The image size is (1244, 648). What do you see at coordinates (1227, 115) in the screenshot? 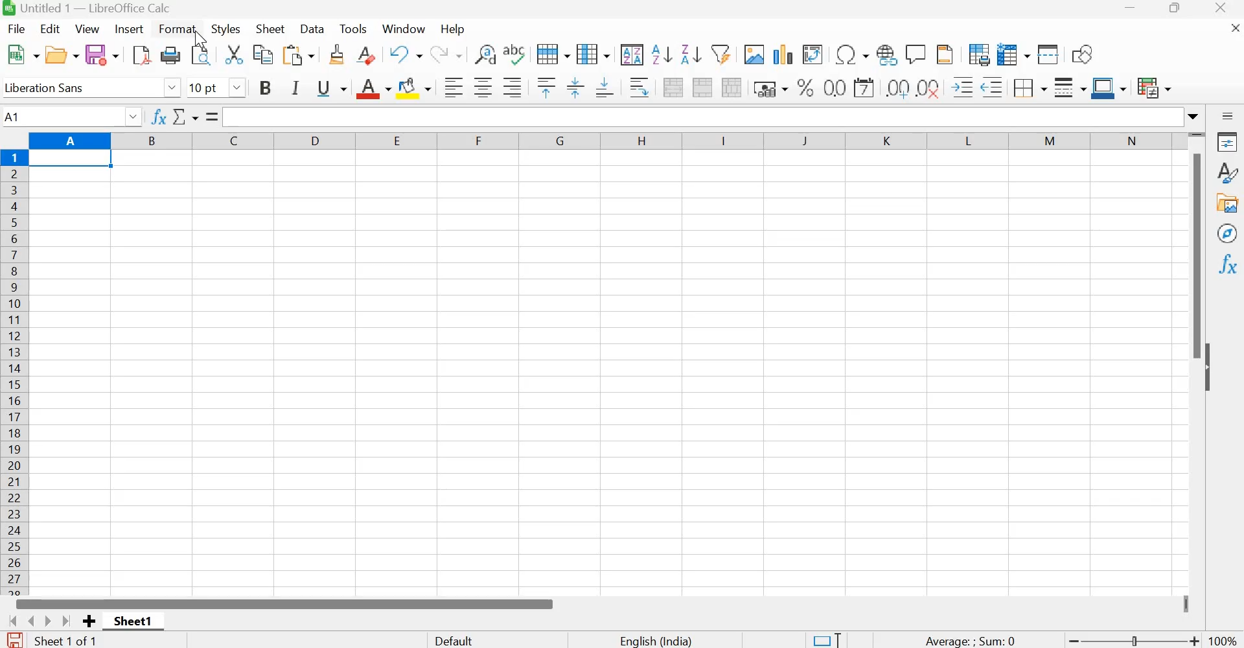
I see `Sidebar settings` at bounding box center [1227, 115].